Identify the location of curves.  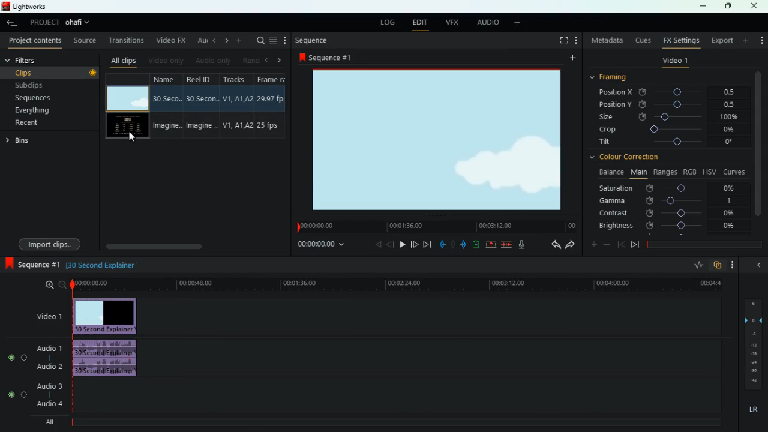
(736, 171).